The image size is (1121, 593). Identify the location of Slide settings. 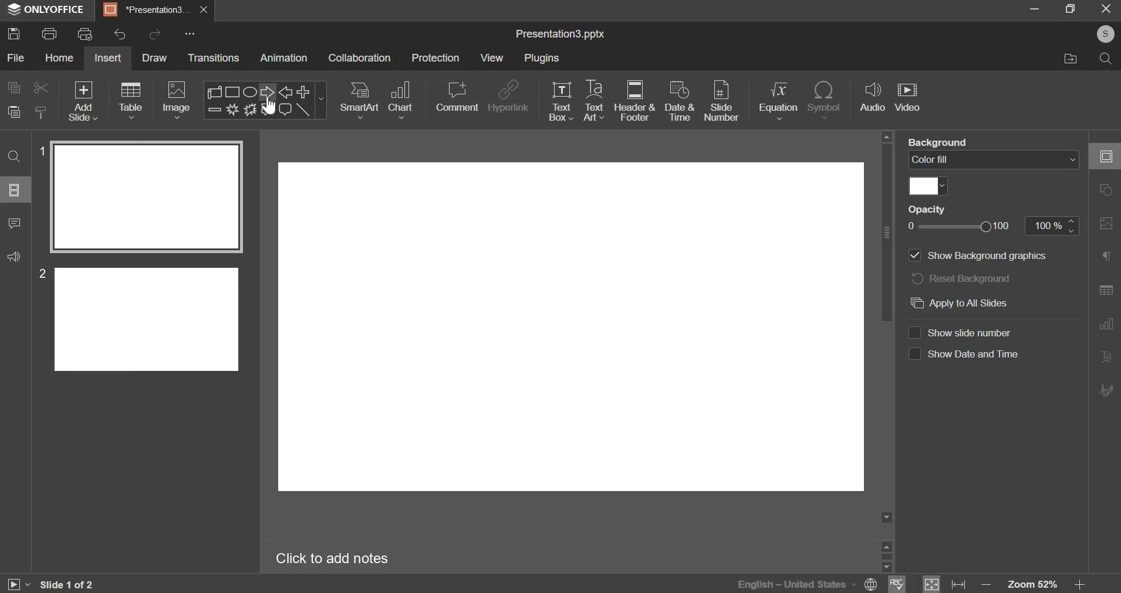
(1105, 156).